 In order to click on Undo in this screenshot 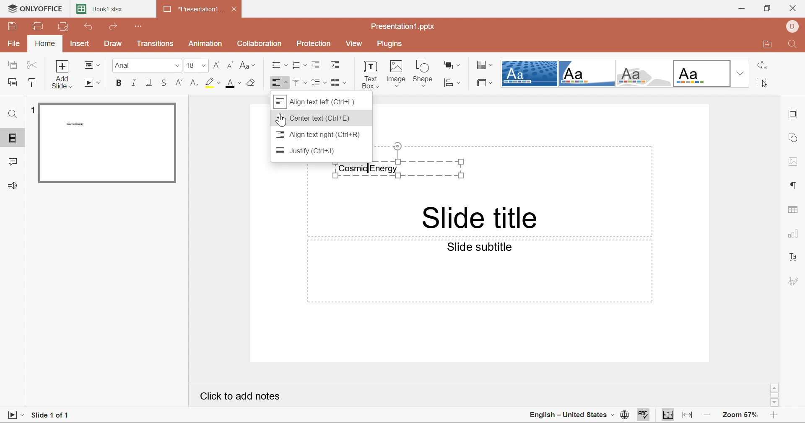, I will do `click(88, 26)`.